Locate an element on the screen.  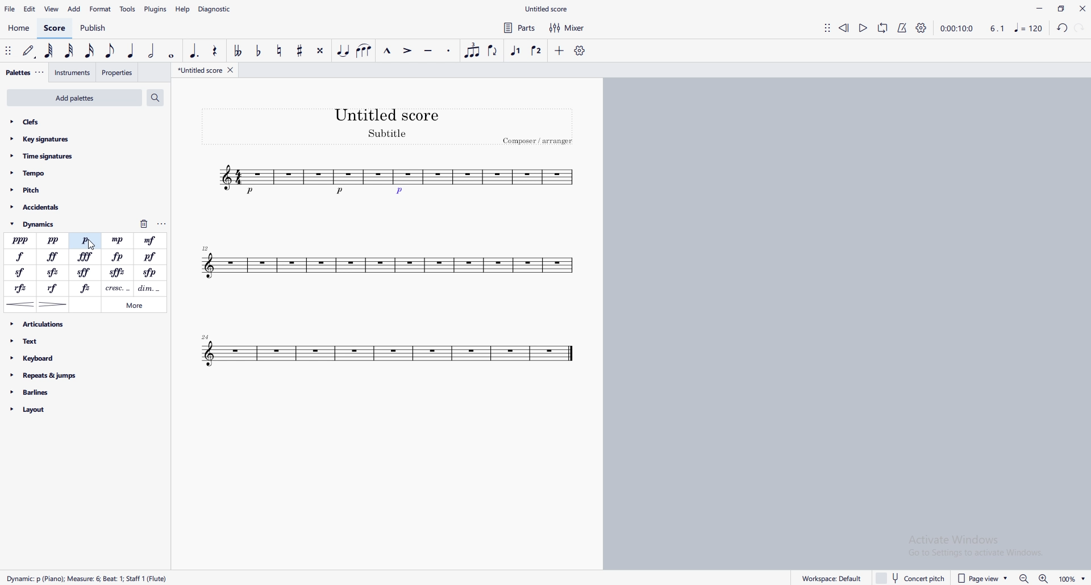
forzando is located at coordinates (87, 289).